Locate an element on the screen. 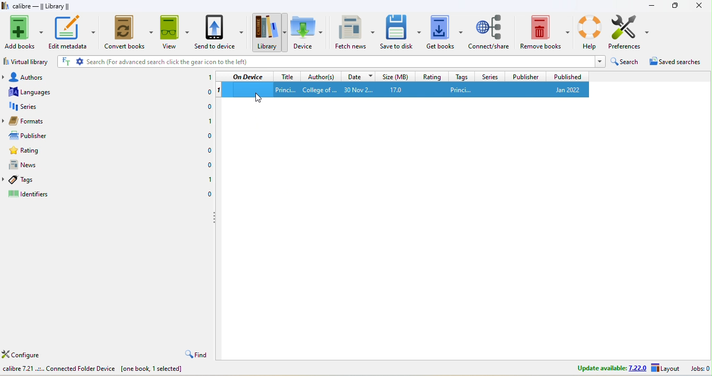 Image resolution: width=712 pixels, height=376 pixels. 0 is located at coordinates (206, 107).